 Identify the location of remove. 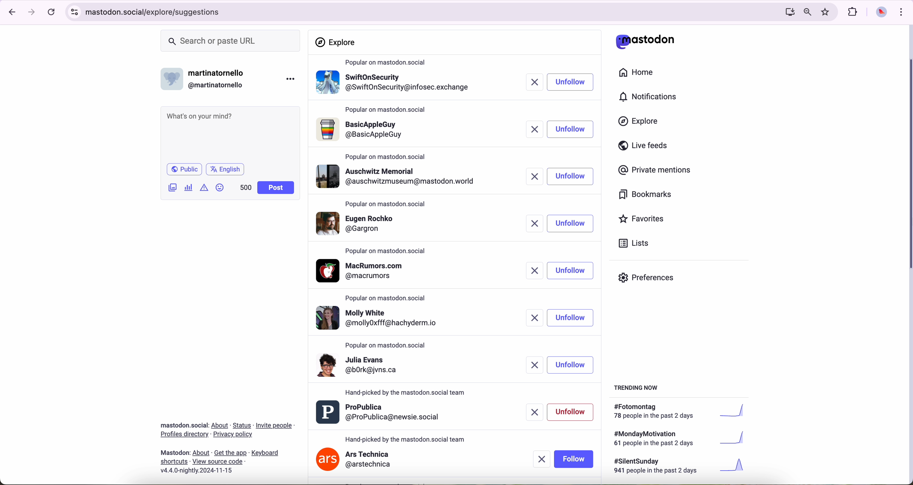
(532, 83).